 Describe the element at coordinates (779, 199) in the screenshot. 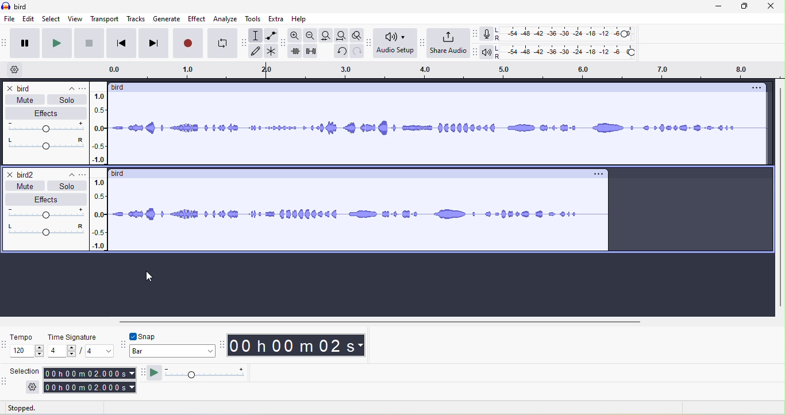

I see `vertical scroll bar` at that location.